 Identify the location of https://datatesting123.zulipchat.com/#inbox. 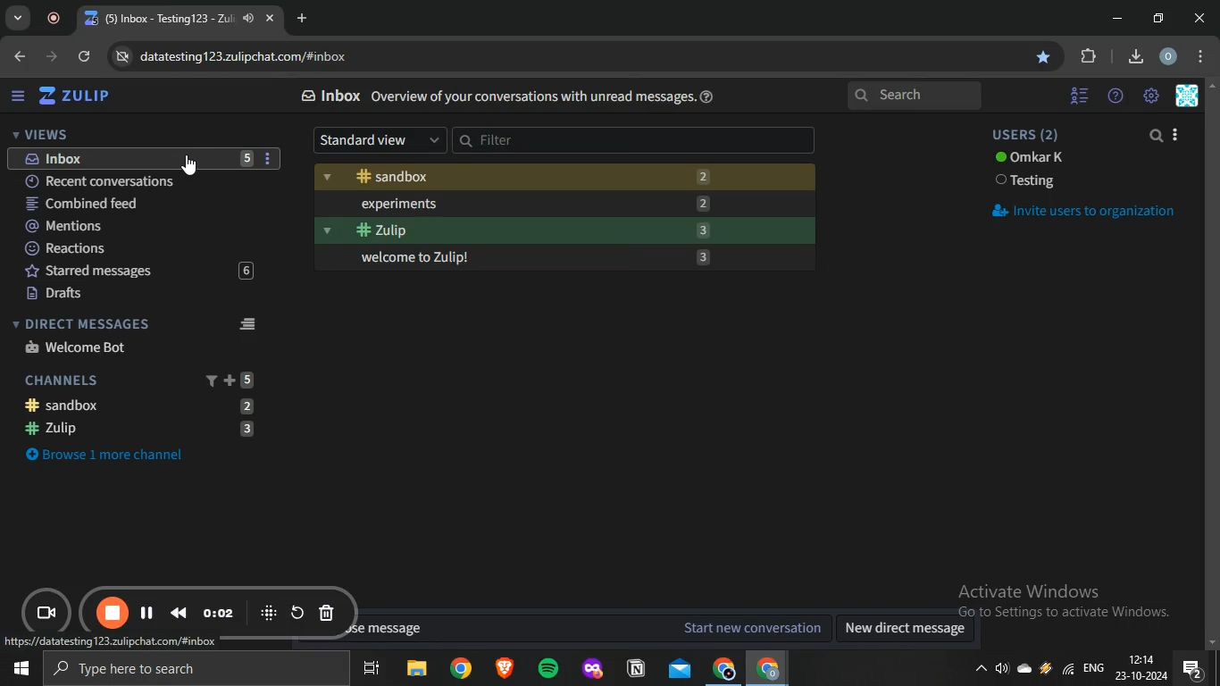
(110, 642).